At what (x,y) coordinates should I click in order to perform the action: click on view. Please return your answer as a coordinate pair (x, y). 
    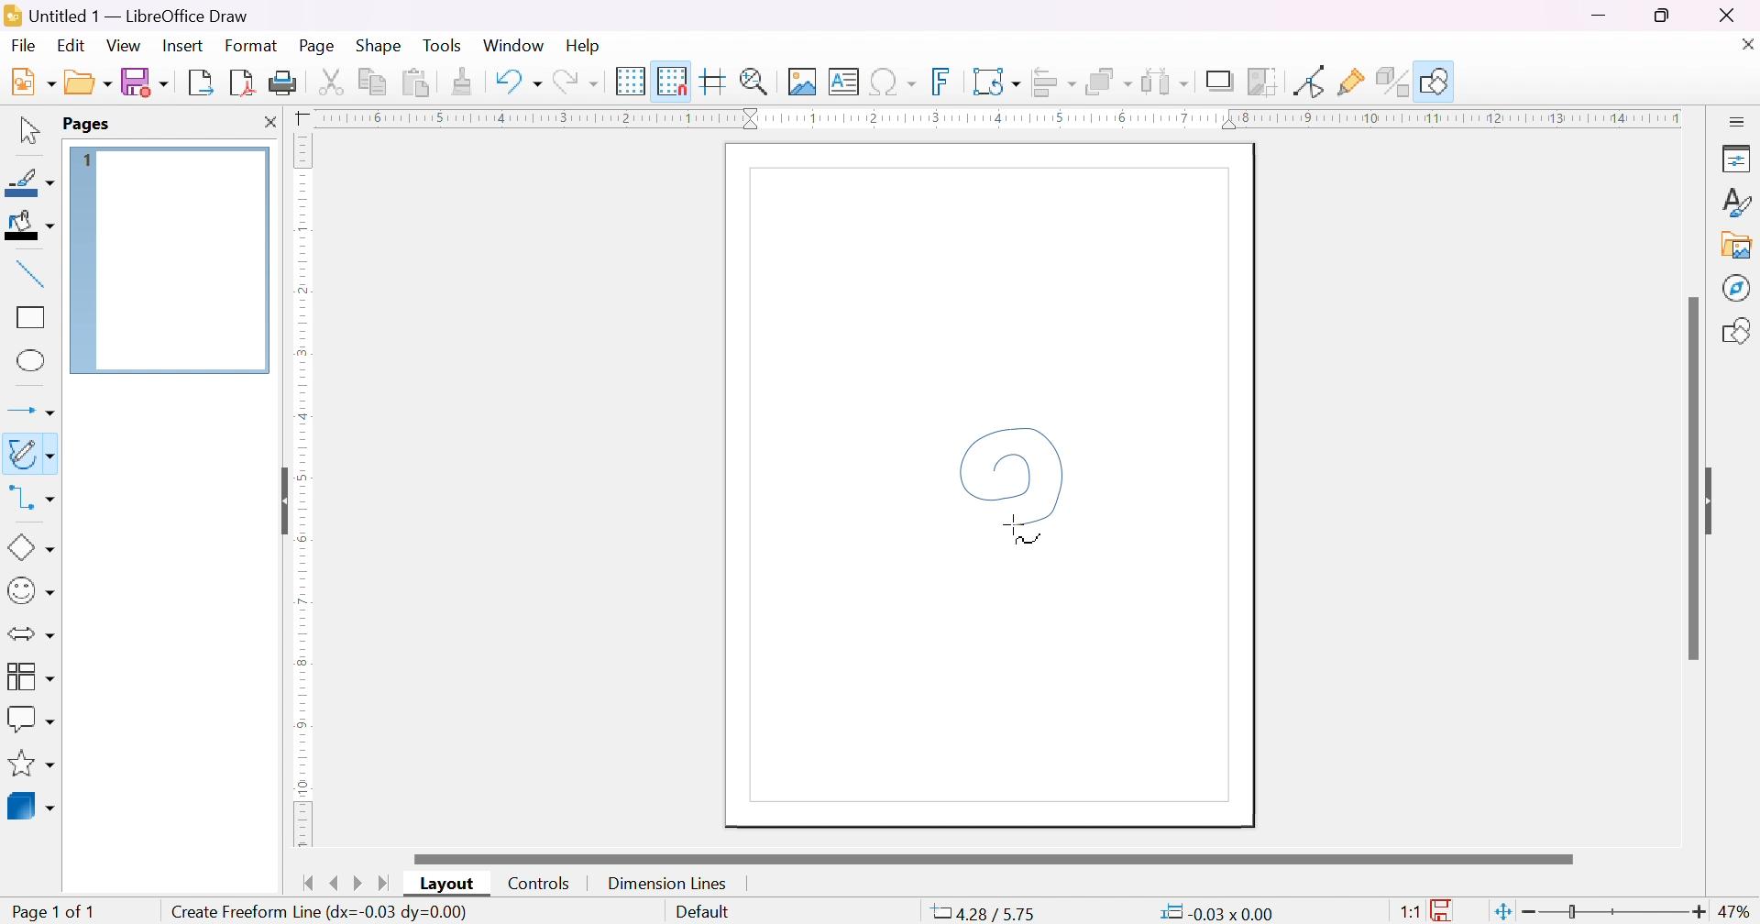
    Looking at the image, I should click on (124, 46).